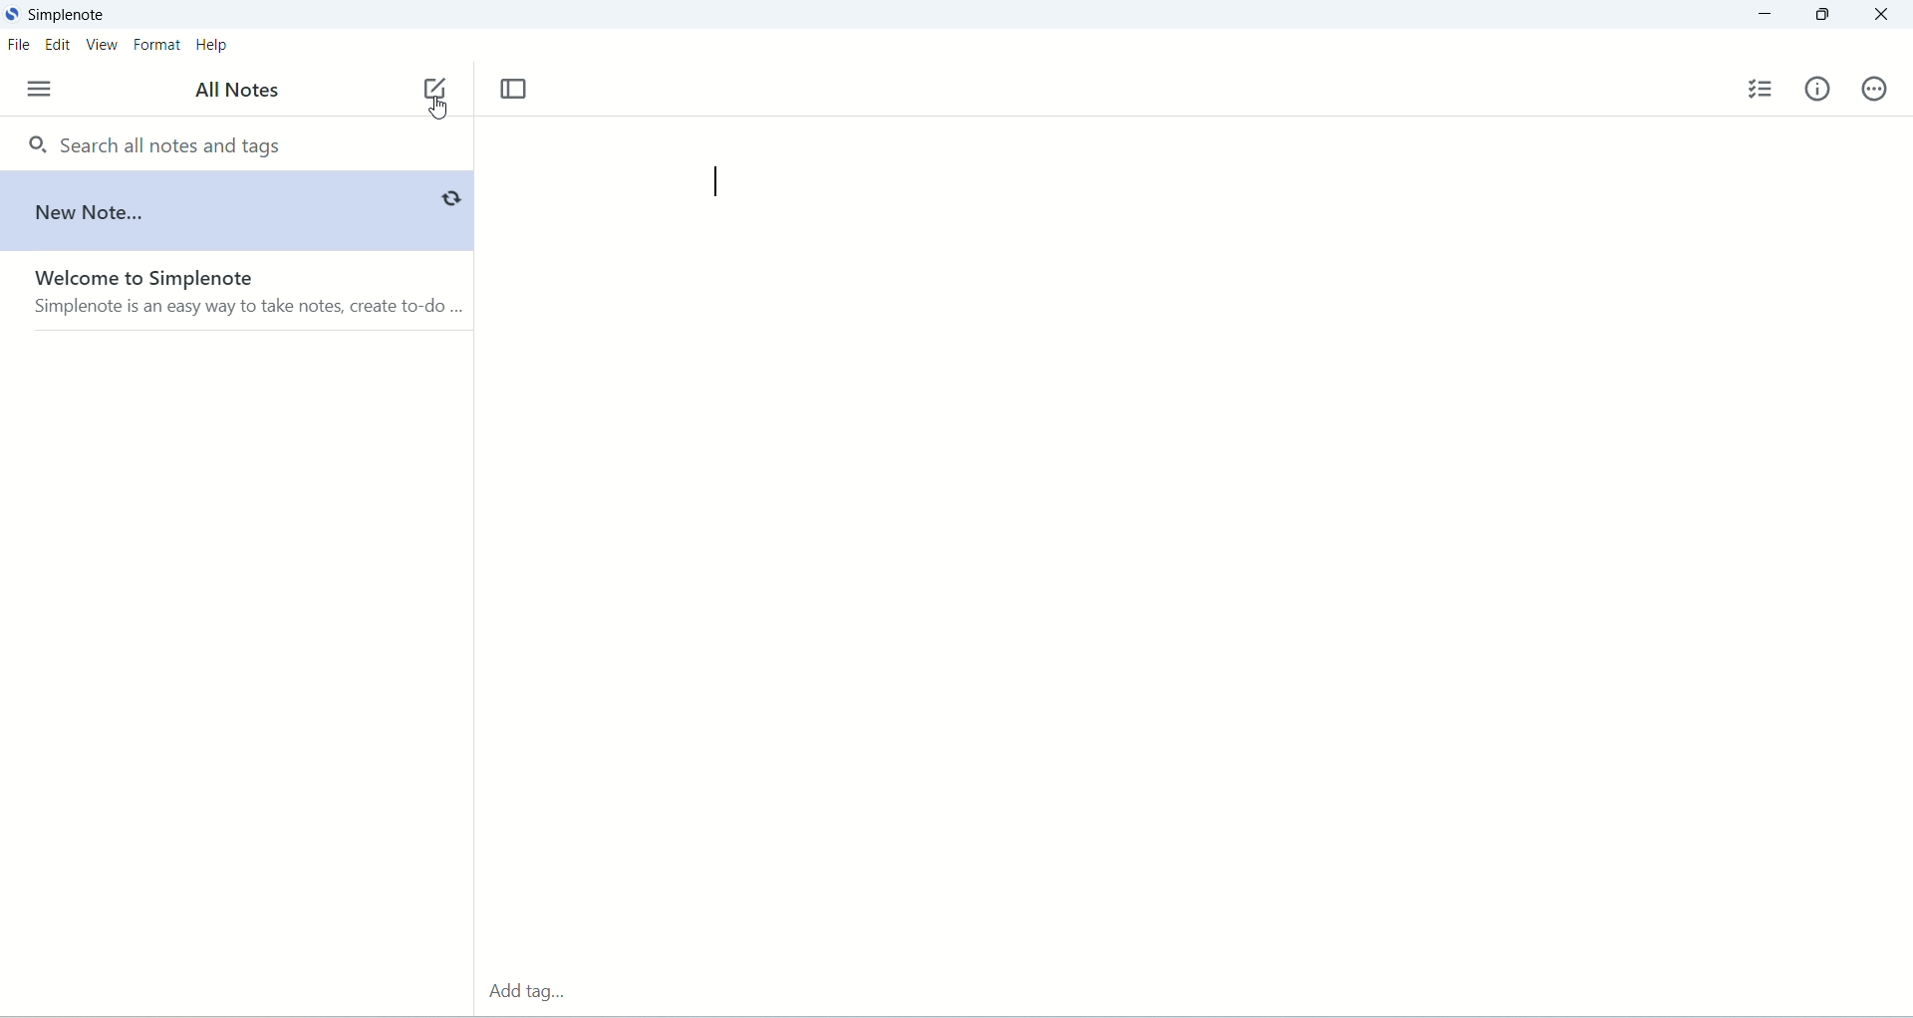 The height and width of the screenshot is (1018, 1913). What do you see at coordinates (1757, 92) in the screenshot?
I see `insert checklist` at bounding box center [1757, 92].